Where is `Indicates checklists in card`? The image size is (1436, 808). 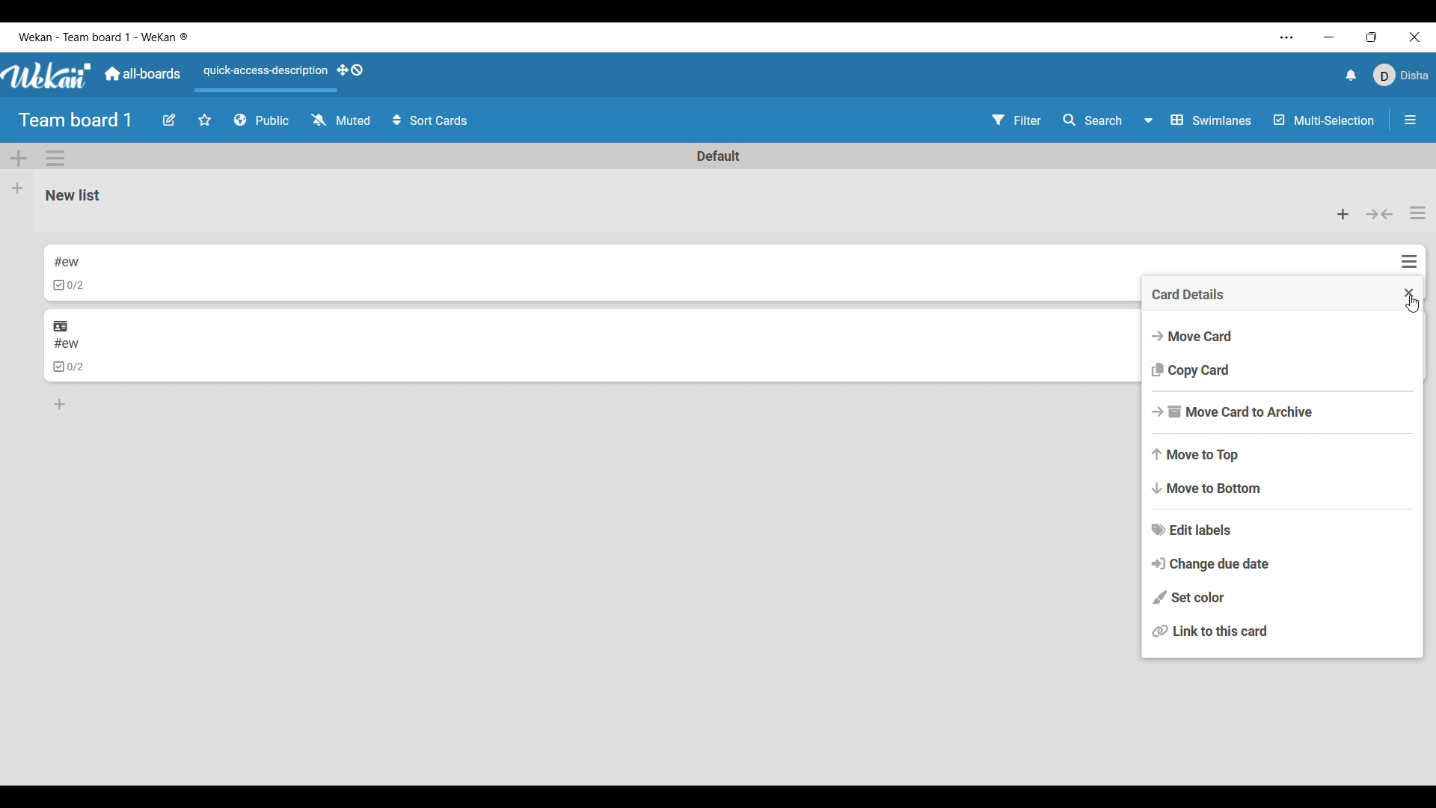
Indicates checklists in card is located at coordinates (69, 285).